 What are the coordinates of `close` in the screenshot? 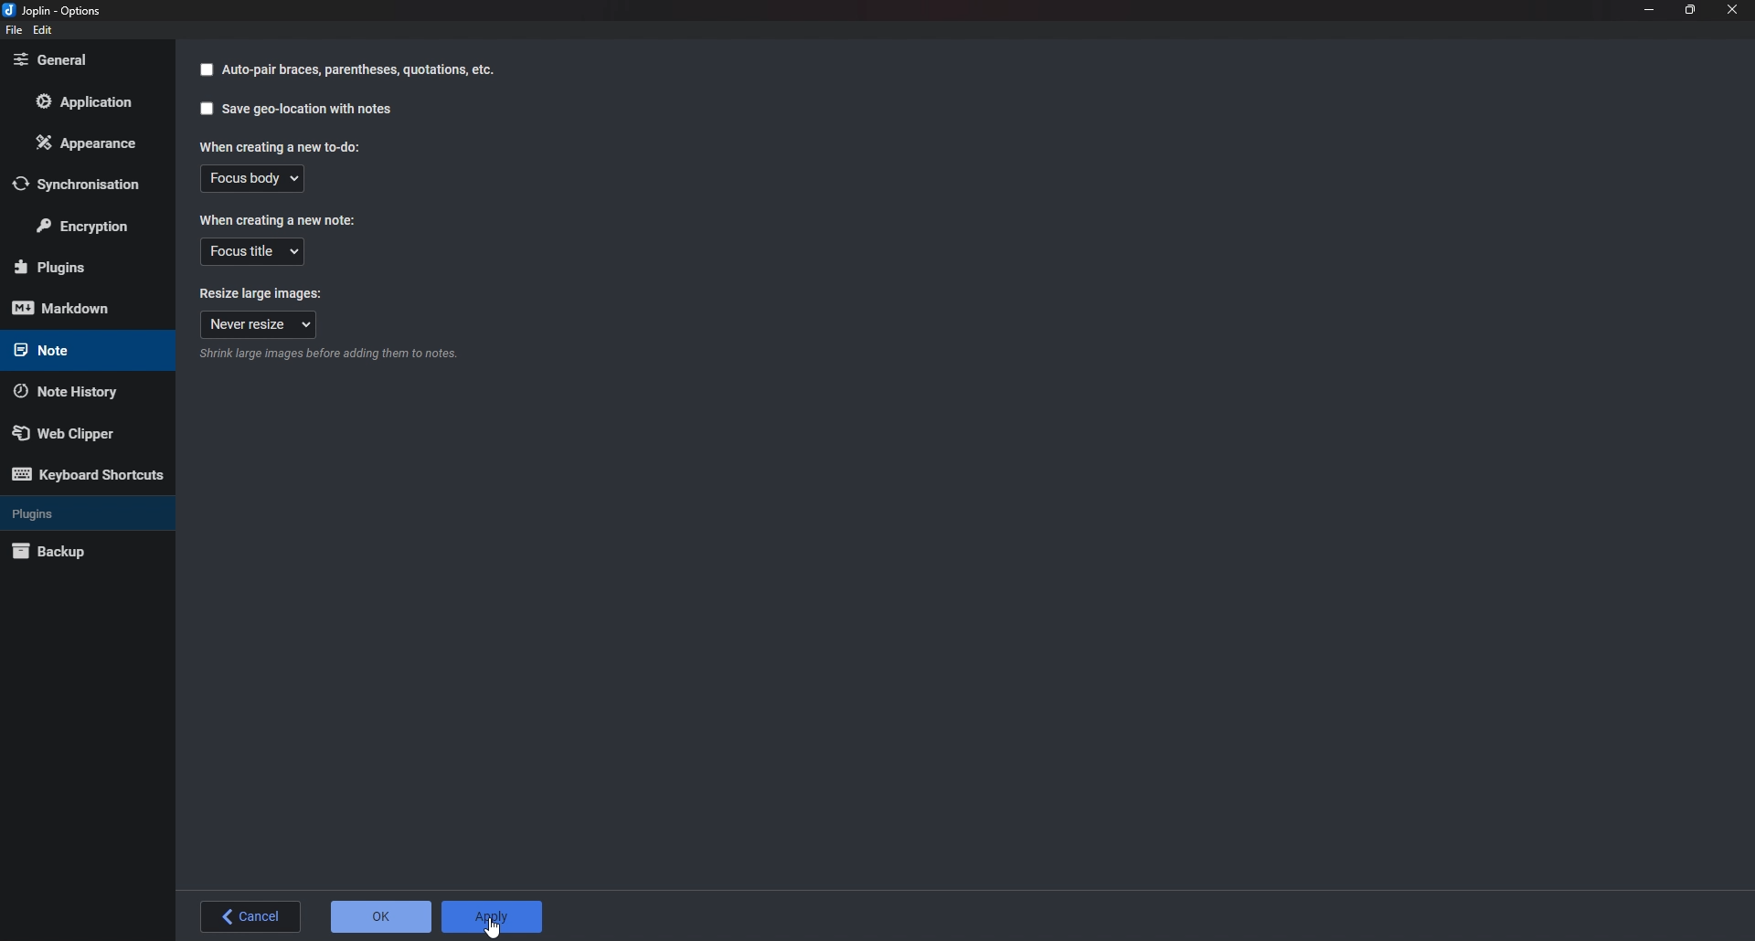 It's located at (1732, 9).